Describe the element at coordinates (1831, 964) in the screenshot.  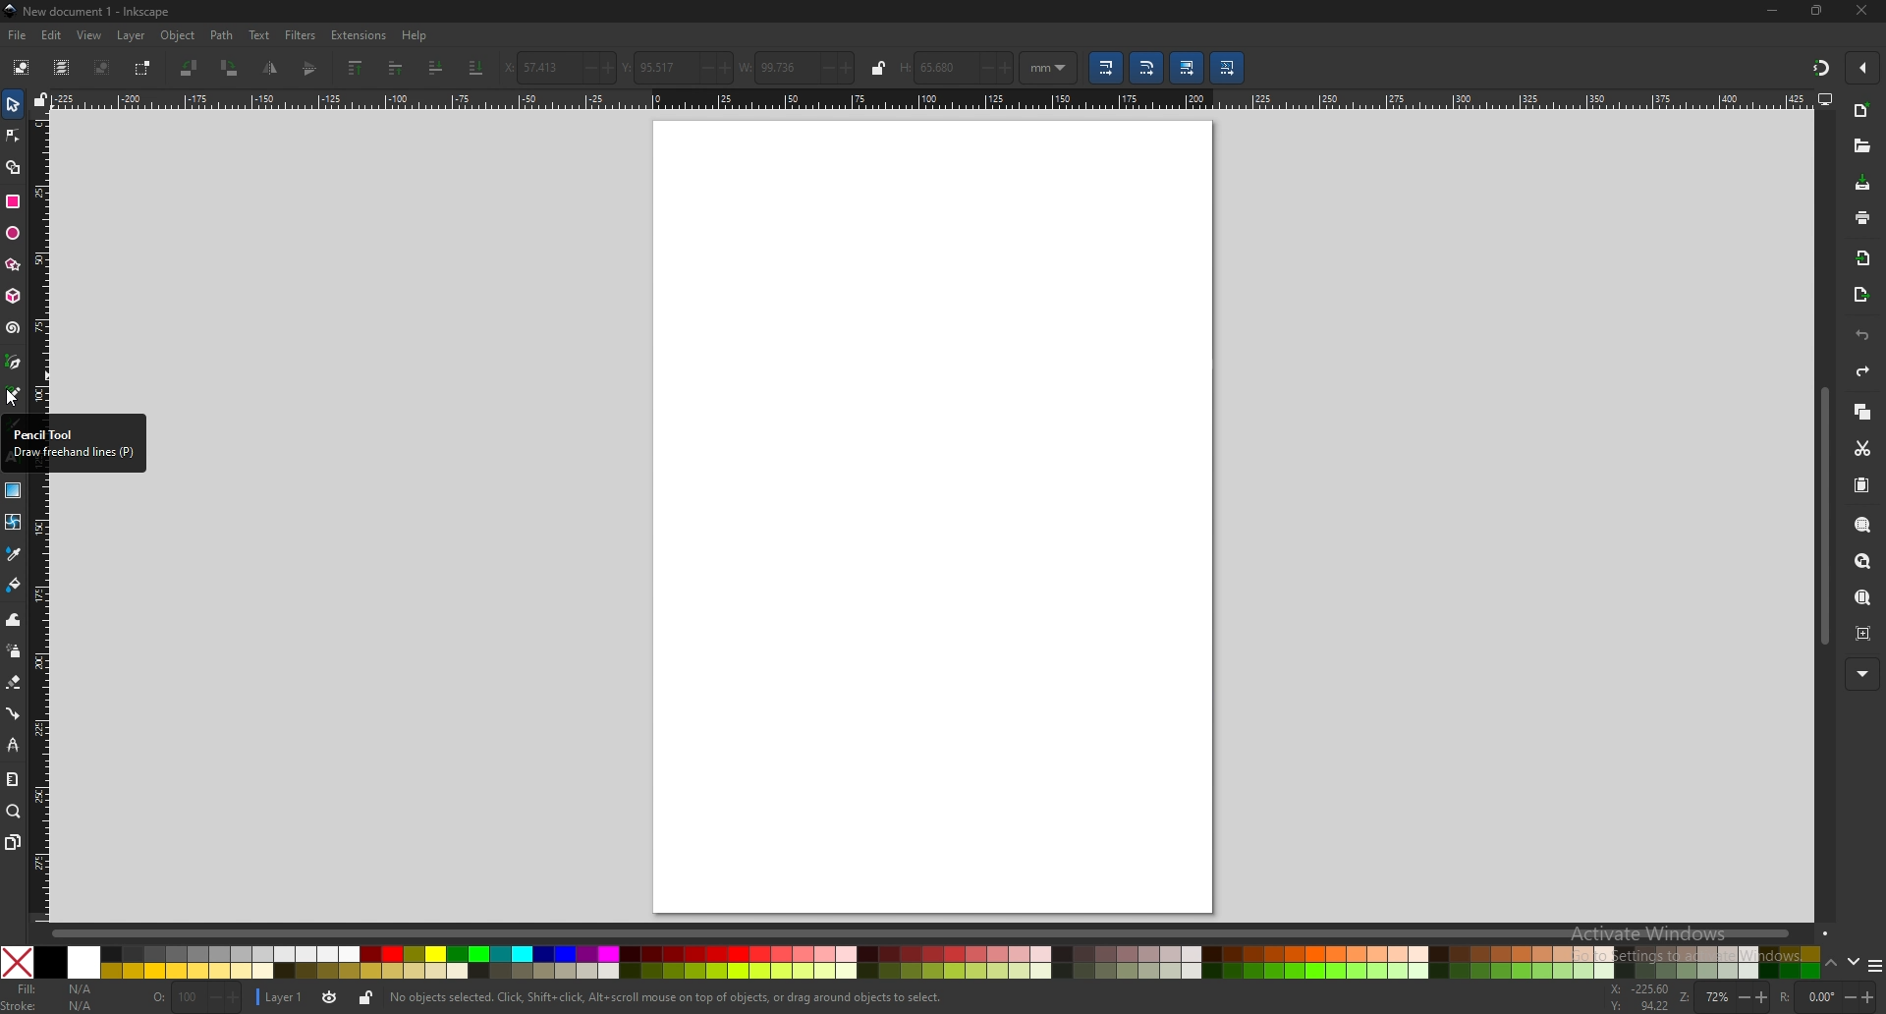
I see `up` at that location.